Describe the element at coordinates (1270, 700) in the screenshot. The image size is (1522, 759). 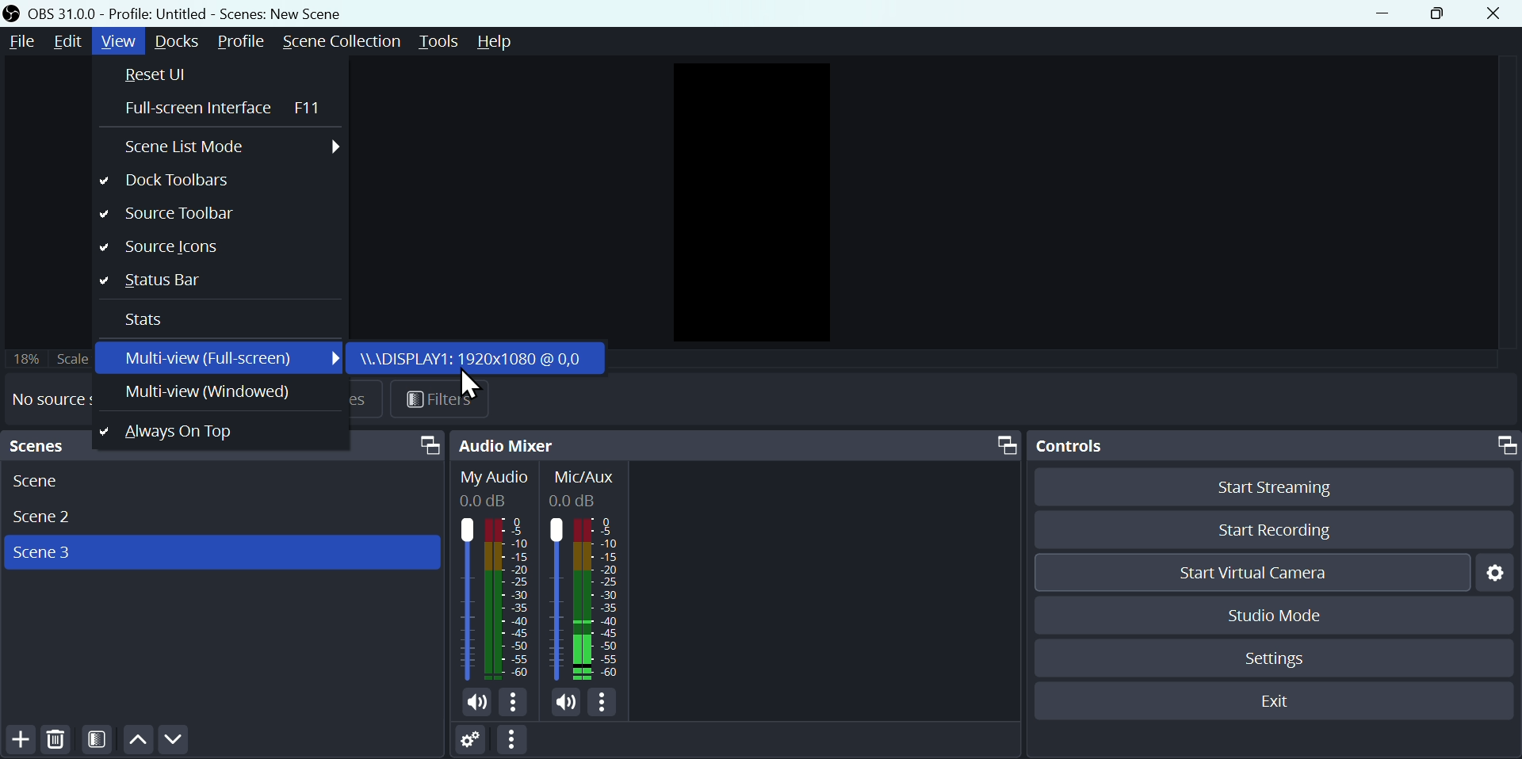
I see `Exit` at that location.